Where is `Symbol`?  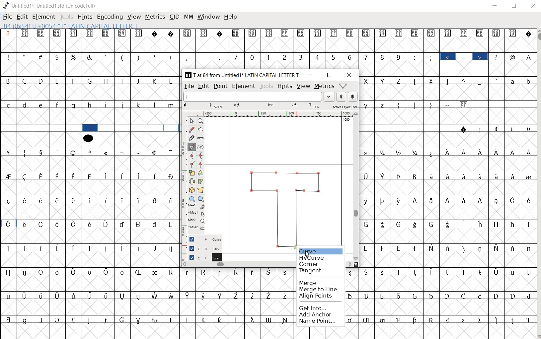
Symbol is located at coordinates (481, 319).